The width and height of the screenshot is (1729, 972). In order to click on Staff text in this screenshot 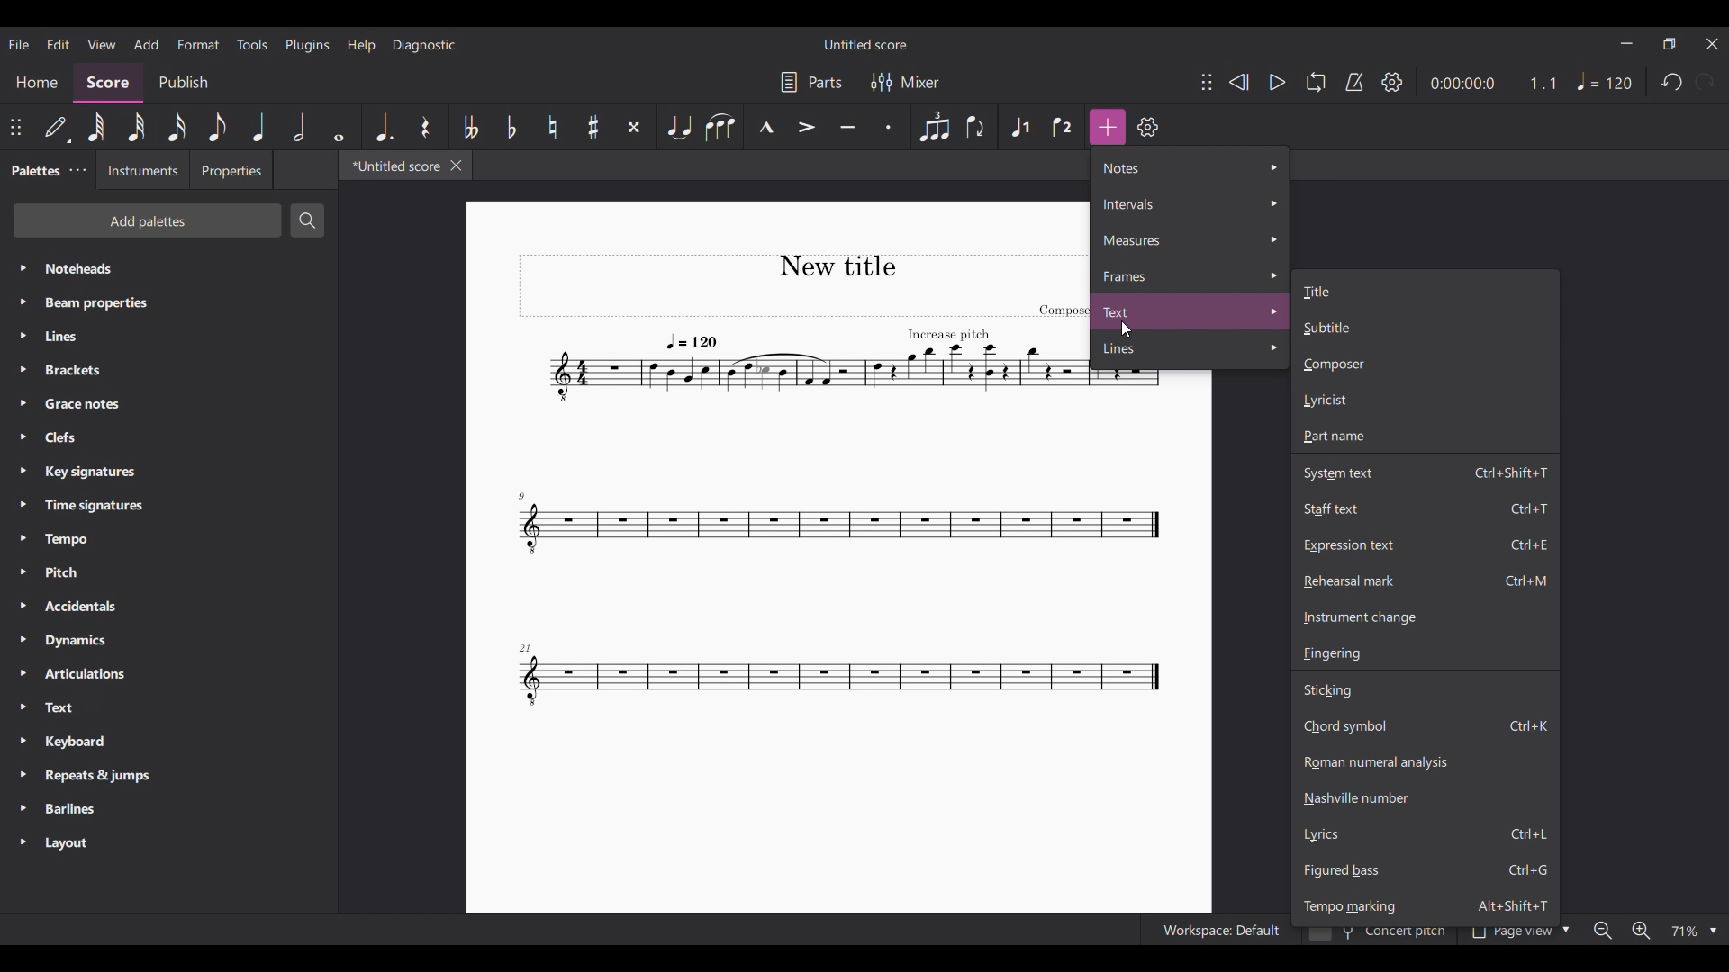, I will do `click(1425, 508)`.